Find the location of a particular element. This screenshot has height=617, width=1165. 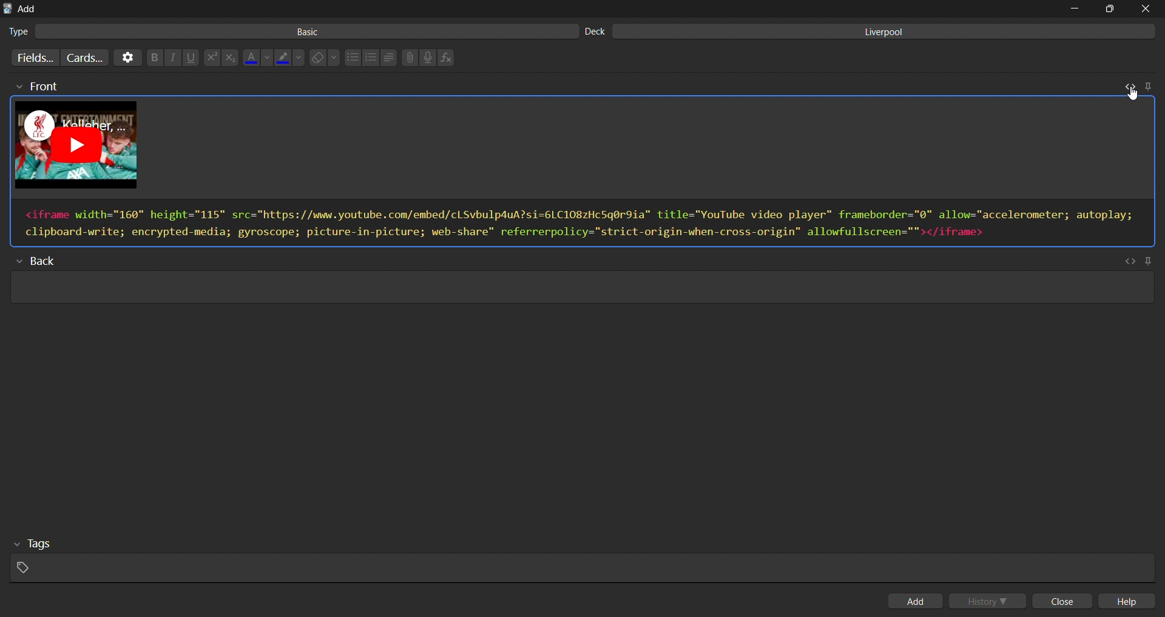

line spacing is located at coordinates (388, 58).